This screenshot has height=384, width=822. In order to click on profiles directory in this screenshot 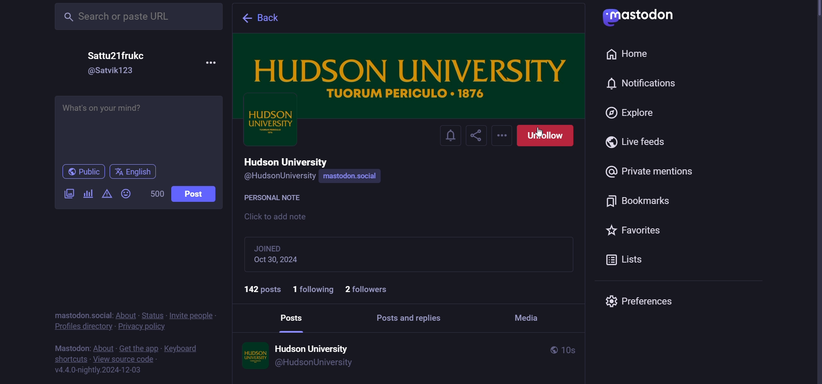, I will do `click(83, 326)`.